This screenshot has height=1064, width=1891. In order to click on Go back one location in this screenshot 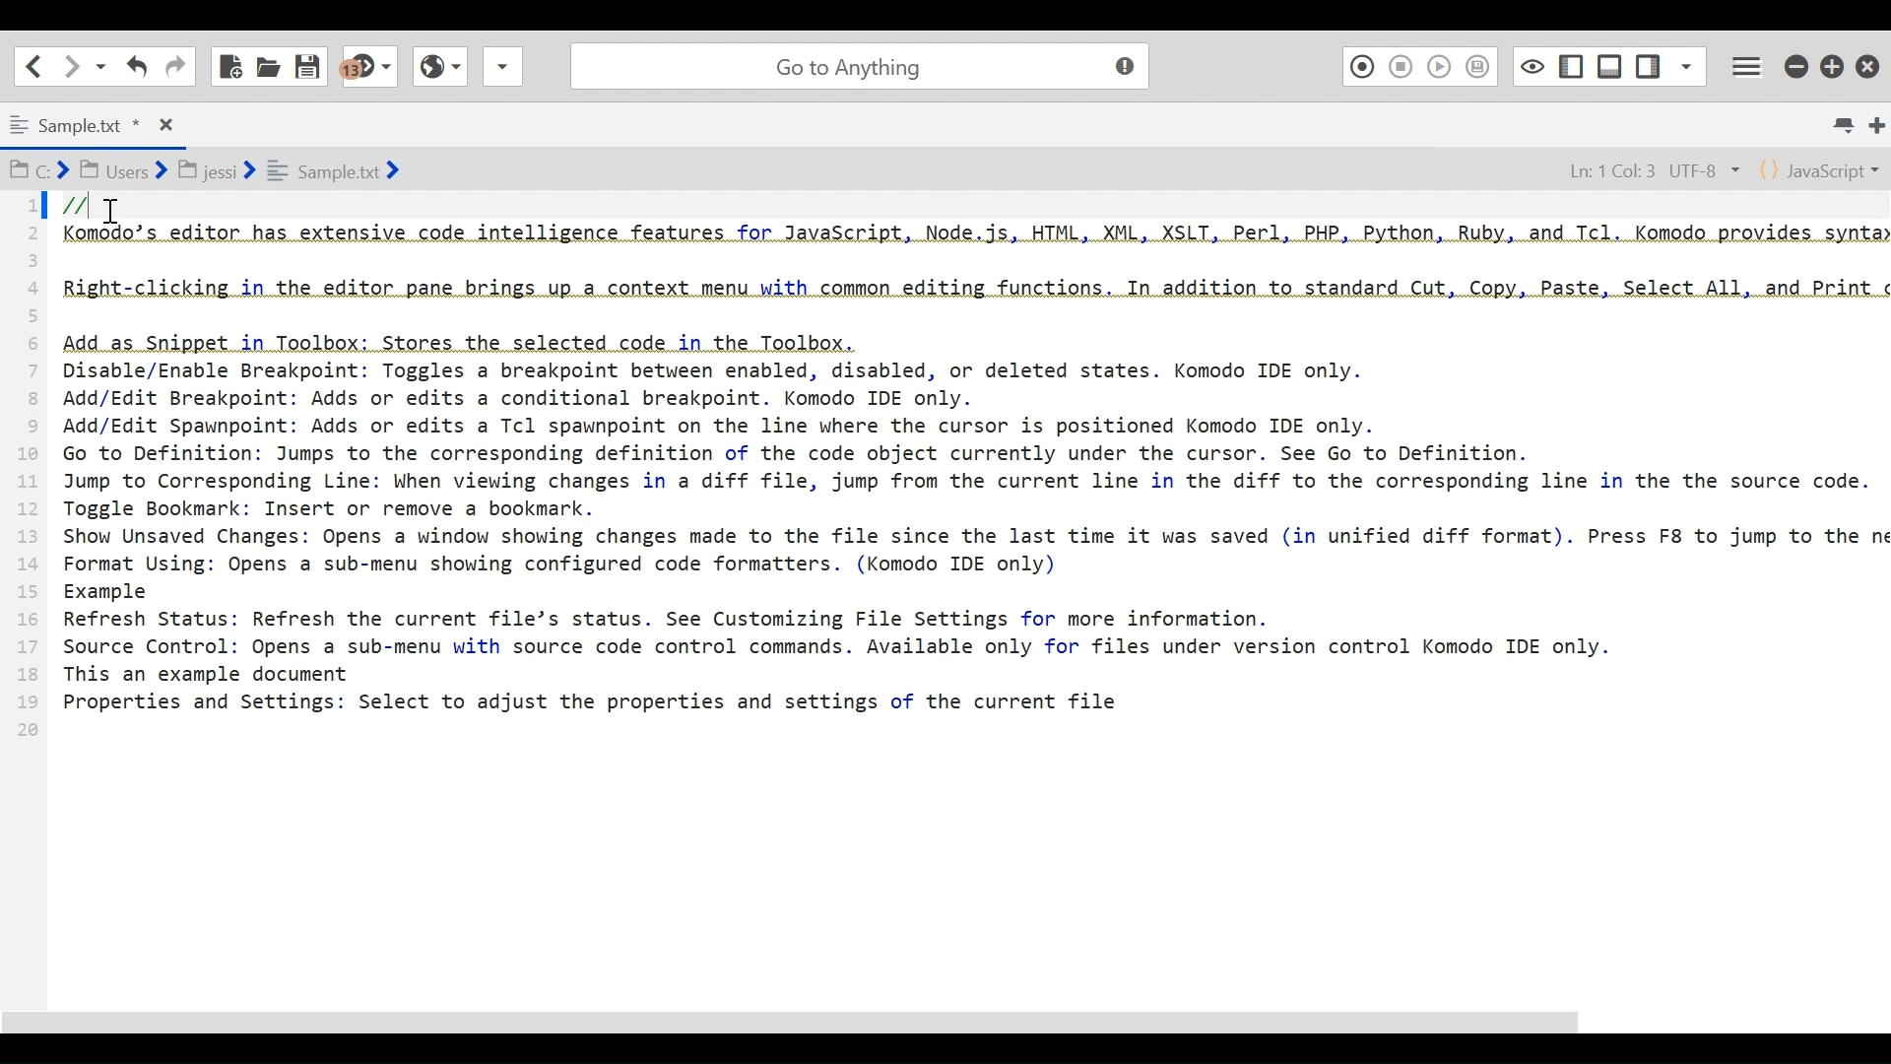, I will do `click(33, 65)`.